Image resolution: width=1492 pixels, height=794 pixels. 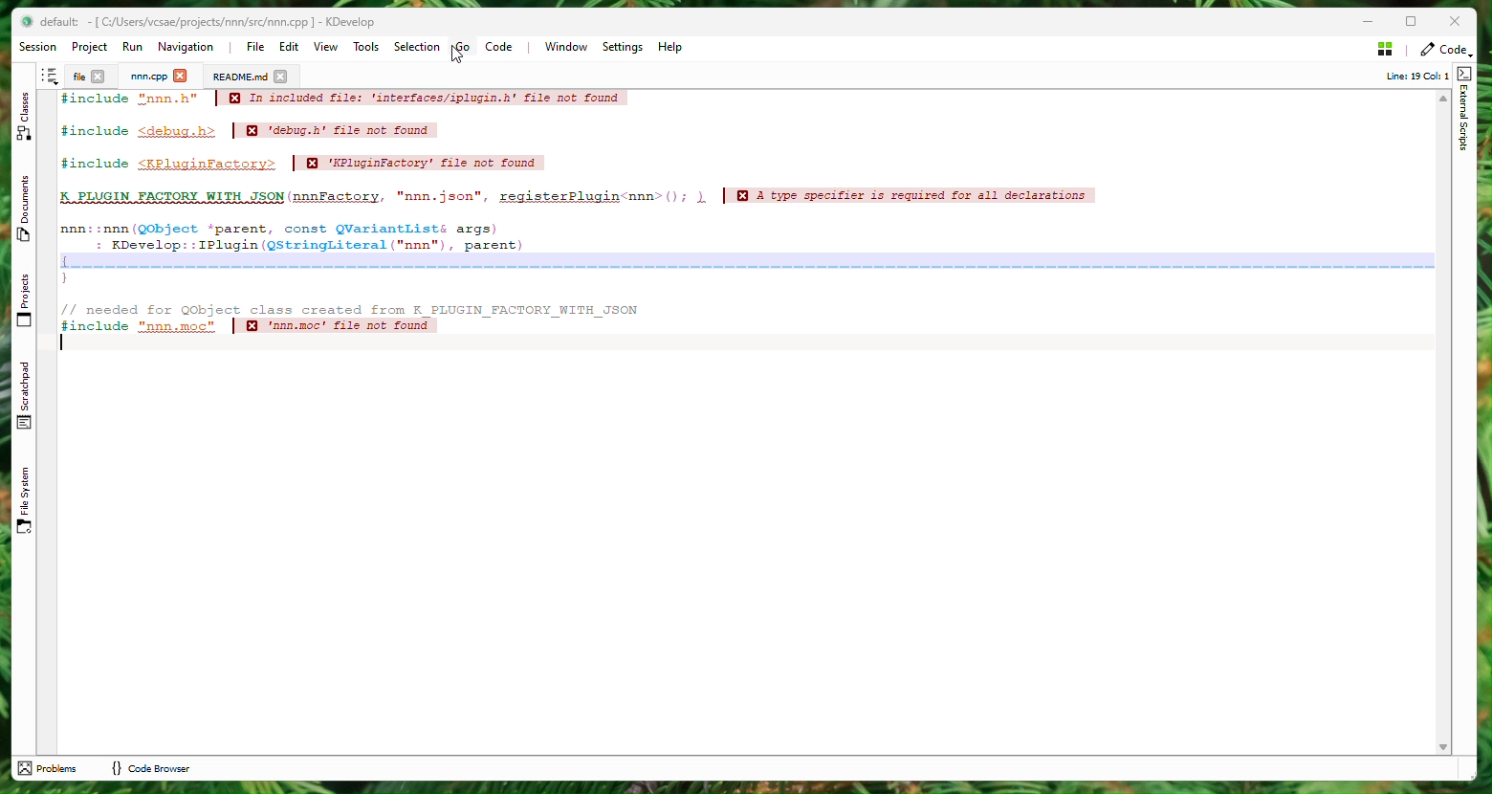 What do you see at coordinates (412, 47) in the screenshot?
I see `Selection` at bounding box center [412, 47].